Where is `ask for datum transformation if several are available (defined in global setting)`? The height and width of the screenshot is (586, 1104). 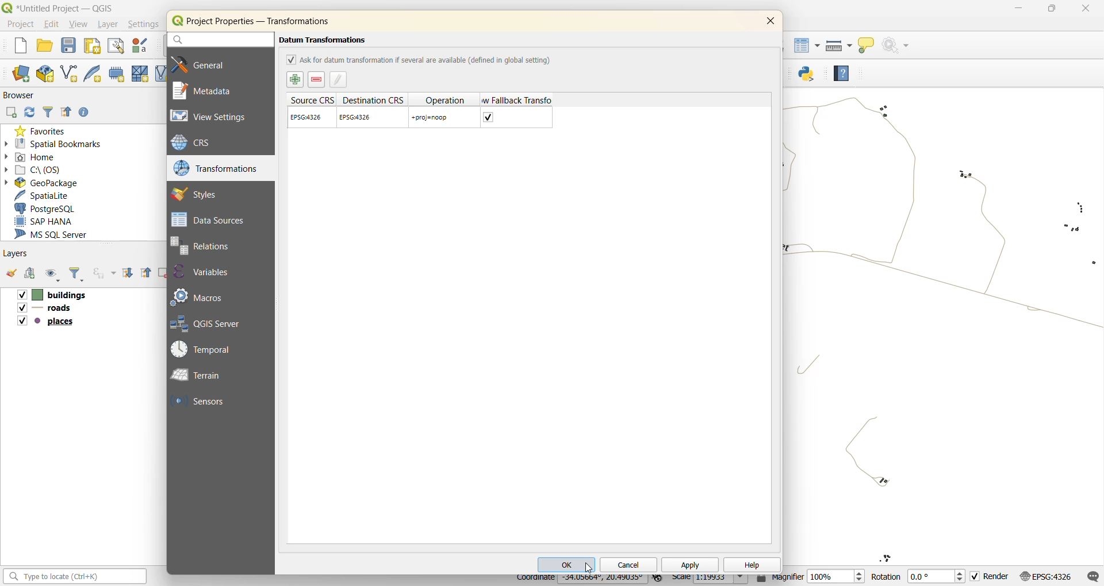
ask for datum transformation if several are available (defined in global setting) is located at coordinates (419, 59).